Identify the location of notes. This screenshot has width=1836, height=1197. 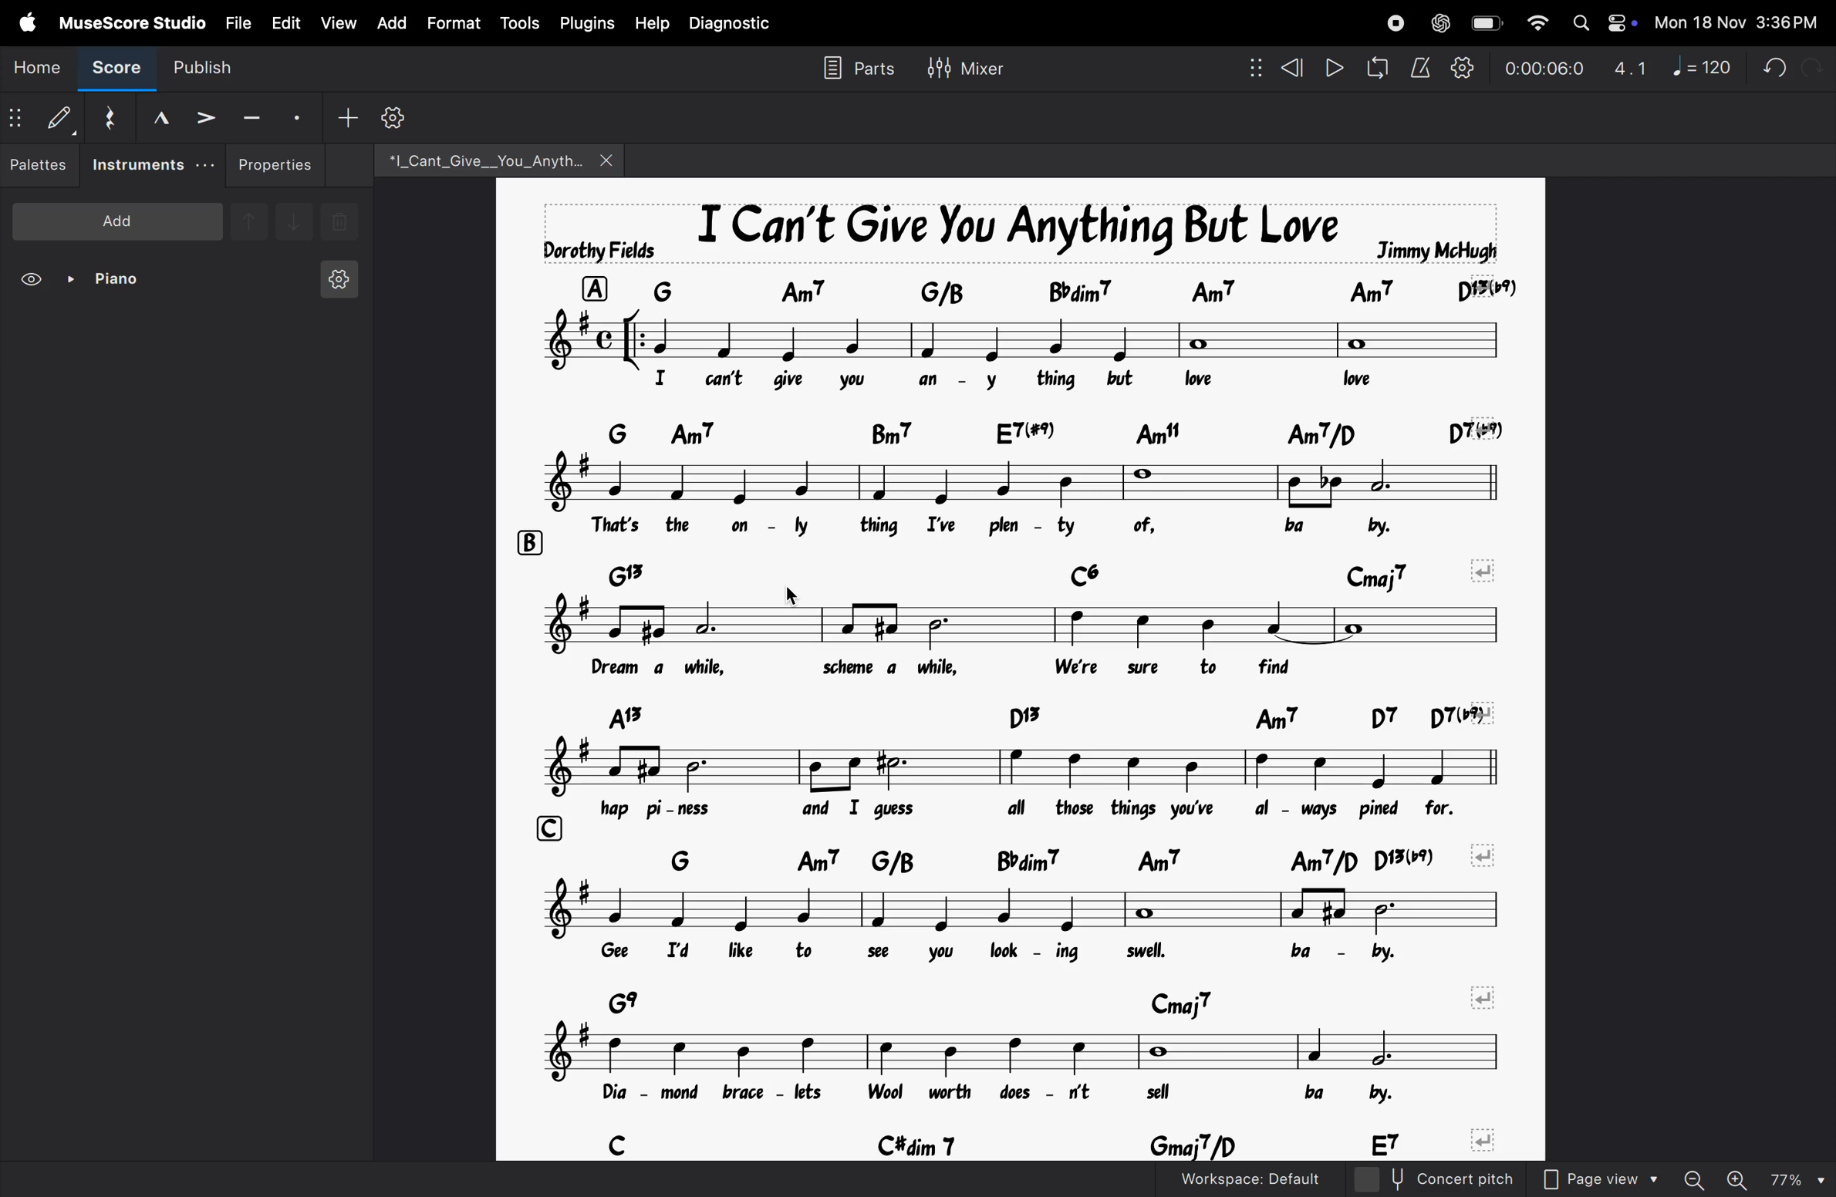
(1028, 1050).